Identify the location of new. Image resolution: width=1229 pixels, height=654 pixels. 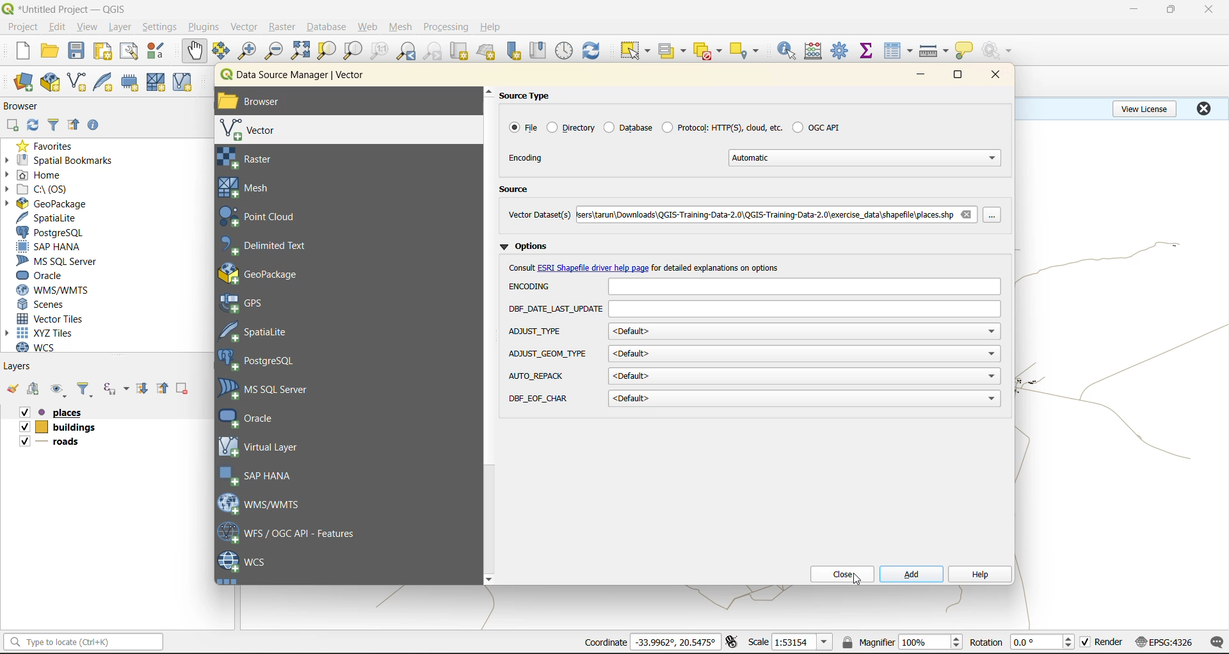
(21, 51).